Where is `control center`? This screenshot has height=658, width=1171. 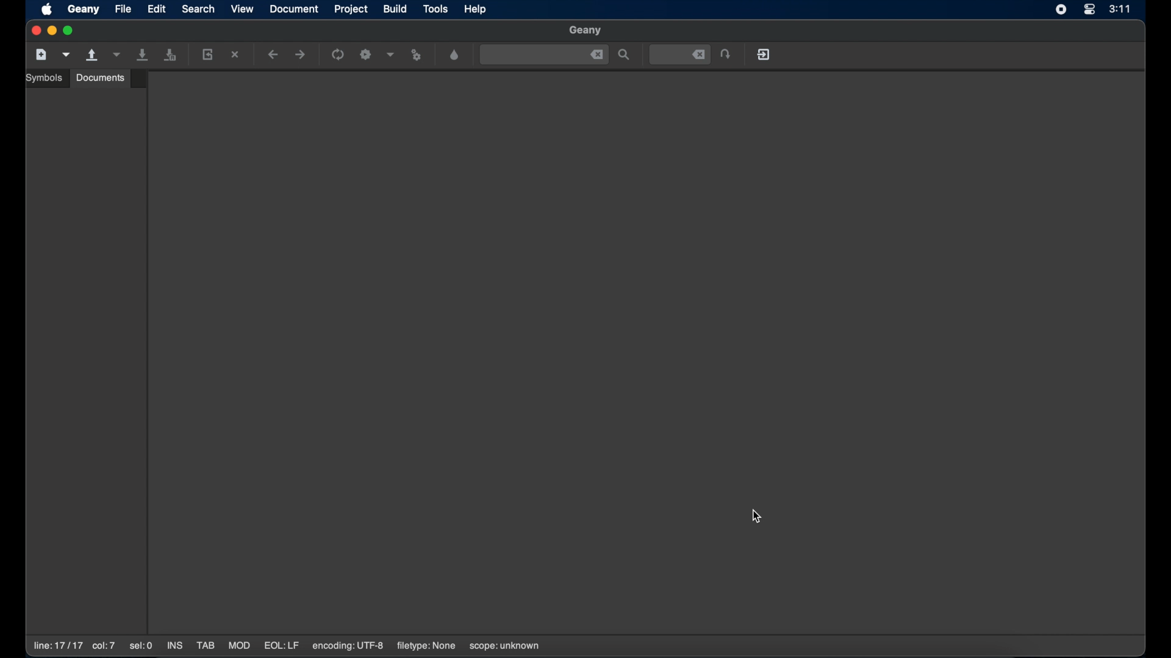
control center is located at coordinates (1089, 10).